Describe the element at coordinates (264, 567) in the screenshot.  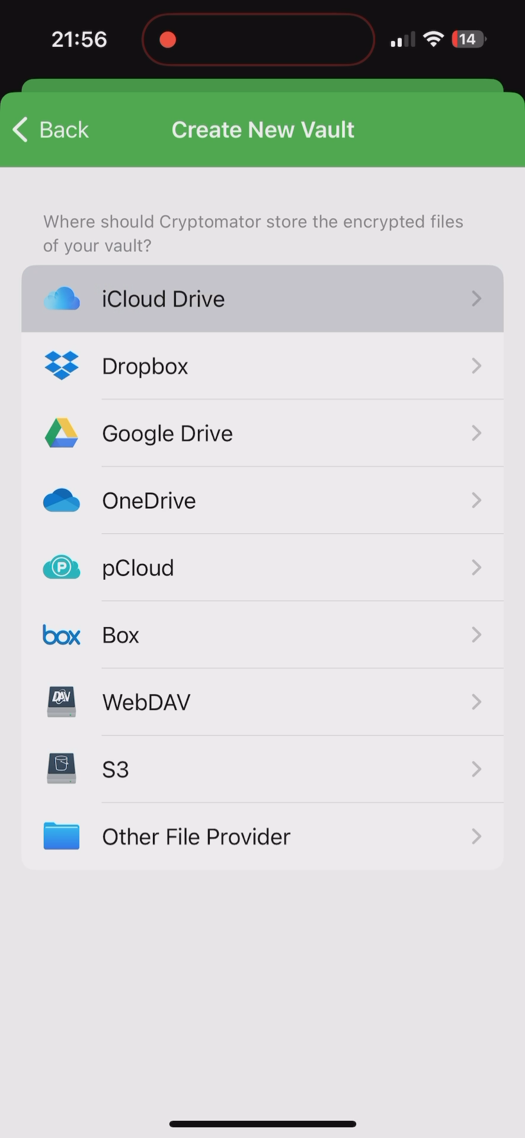
I see `pcloud` at that location.